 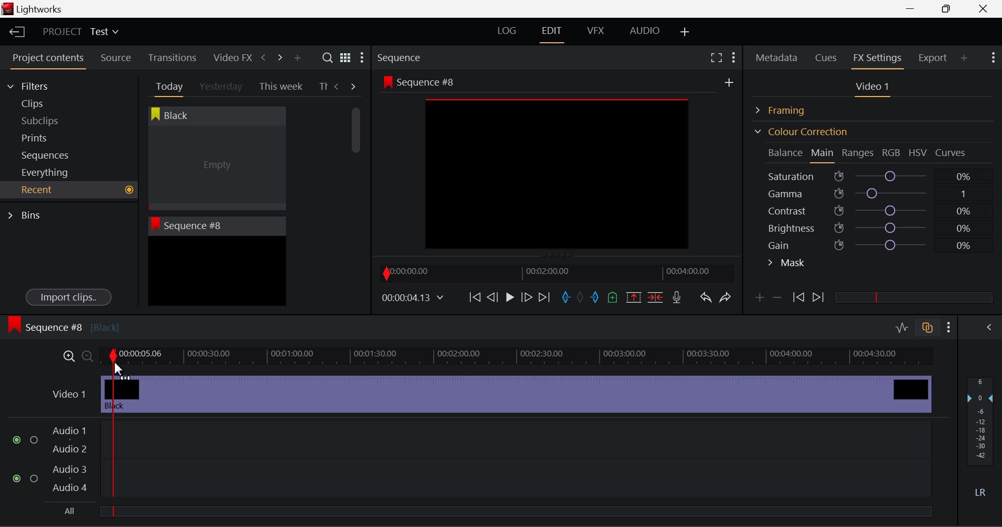 I want to click on Colour Correction, so click(x=801, y=131).